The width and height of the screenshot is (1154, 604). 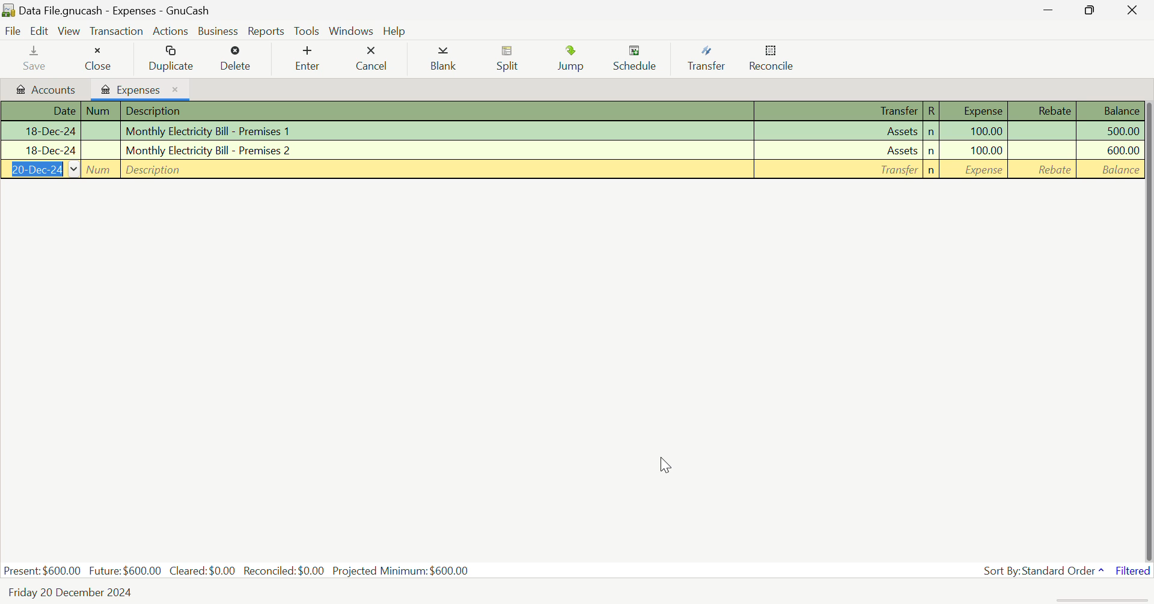 I want to click on Balance, so click(x=1107, y=112).